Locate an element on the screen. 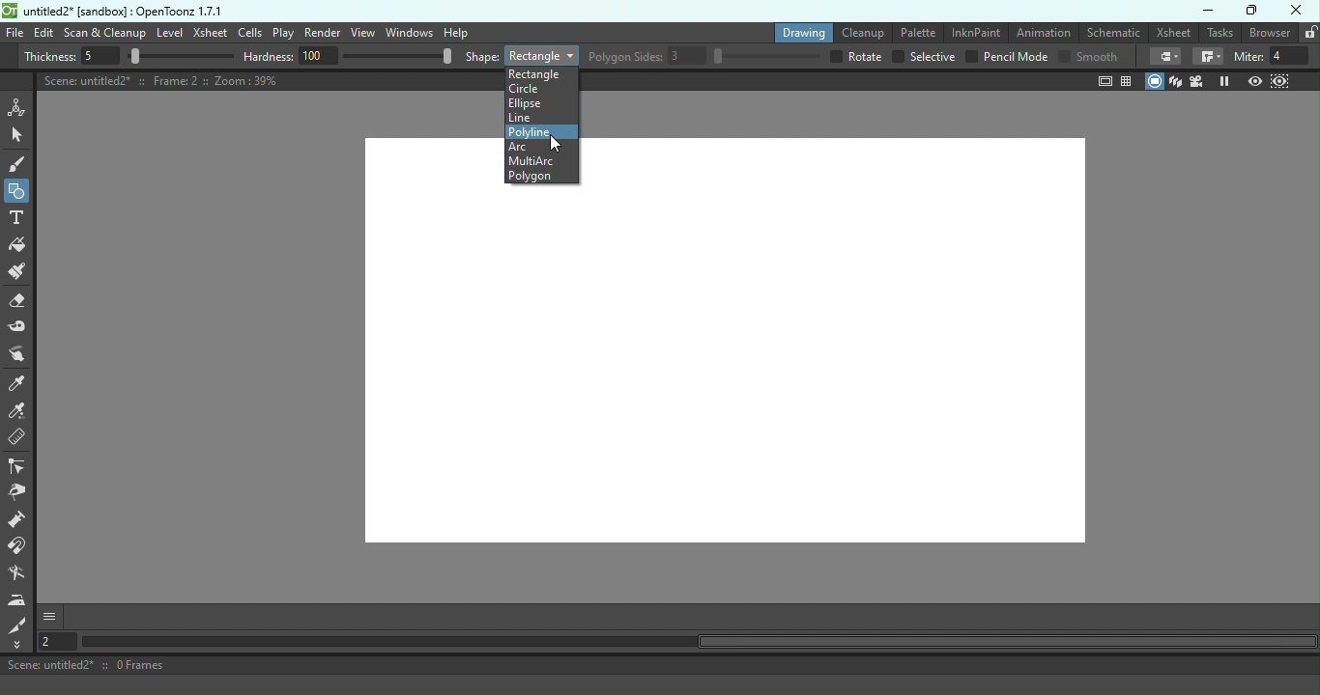 This screenshot has width=1320, height=695. Drawing is located at coordinates (800, 32).